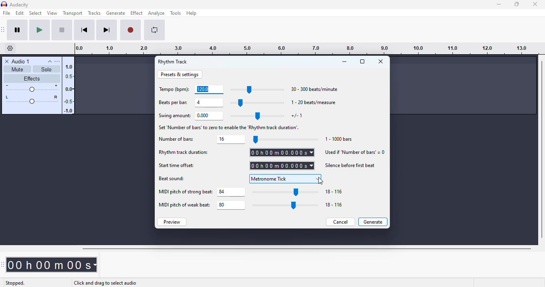 The width and height of the screenshot is (545, 287). What do you see at coordinates (52, 13) in the screenshot?
I see `view` at bounding box center [52, 13].